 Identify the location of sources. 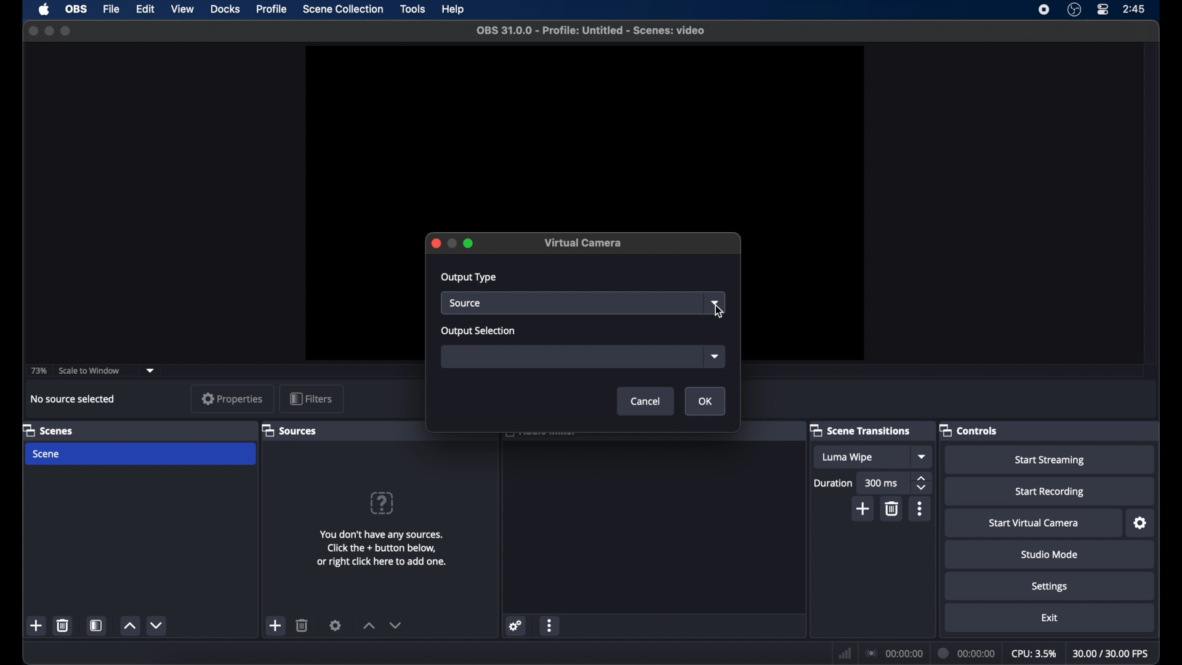
(289, 430).